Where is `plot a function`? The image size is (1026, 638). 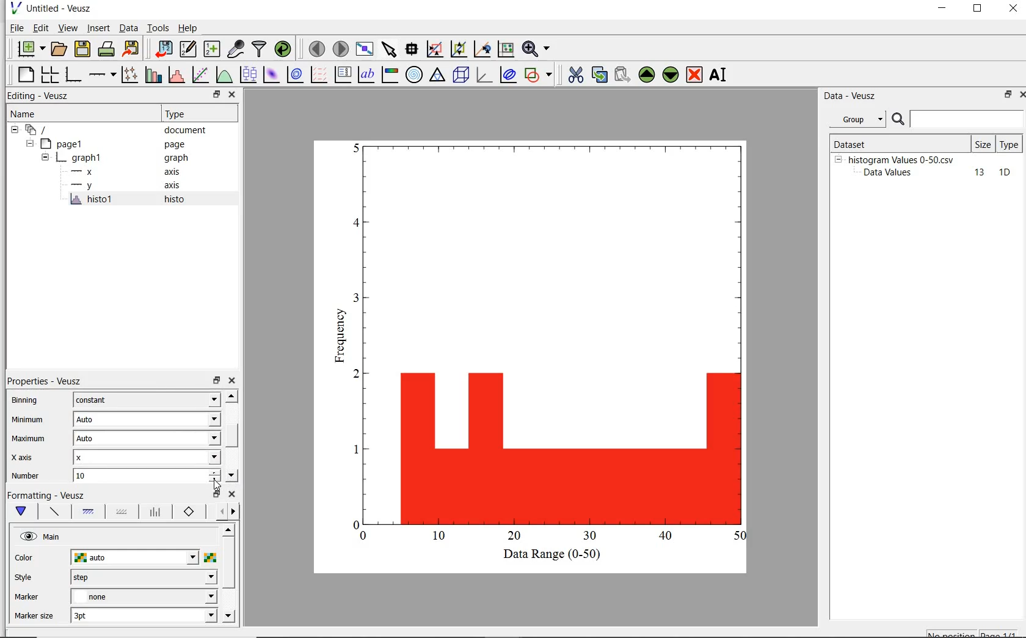
plot a function is located at coordinates (223, 75).